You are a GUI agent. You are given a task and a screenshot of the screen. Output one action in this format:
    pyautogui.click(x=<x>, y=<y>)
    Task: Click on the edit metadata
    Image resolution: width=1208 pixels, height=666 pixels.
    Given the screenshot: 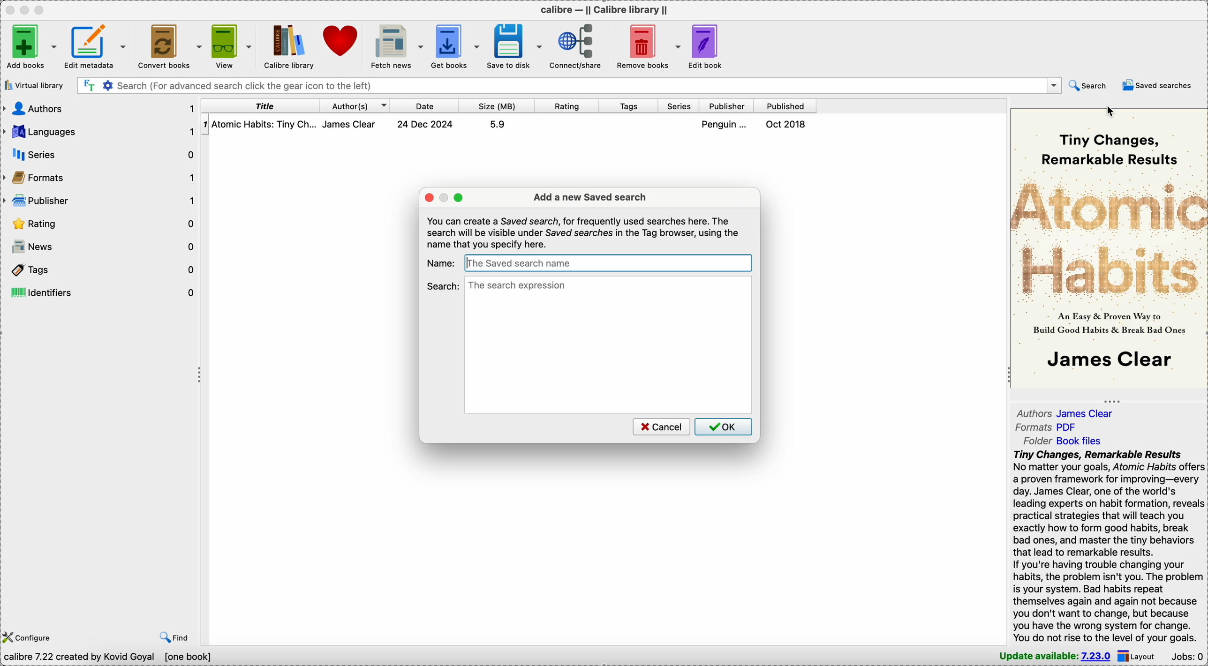 What is the action you would take?
    pyautogui.click(x=97, y=45)
    